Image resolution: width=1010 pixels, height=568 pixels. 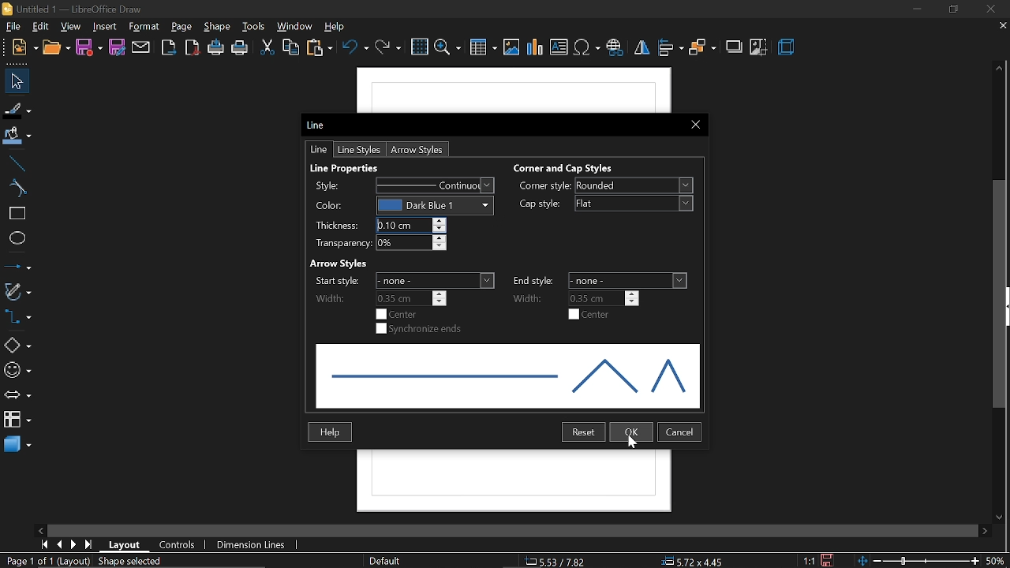 I want to click on undo, so click(x=357, y=50).